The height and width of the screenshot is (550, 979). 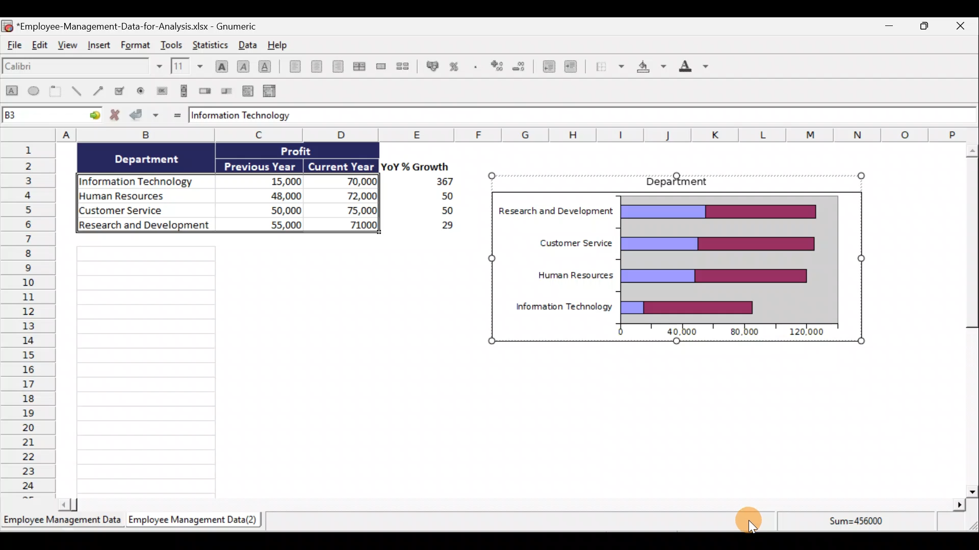 What do you see at coordinates (101, 46) in the screenshot?
I see `Insert` at bounding box center [101, 46].